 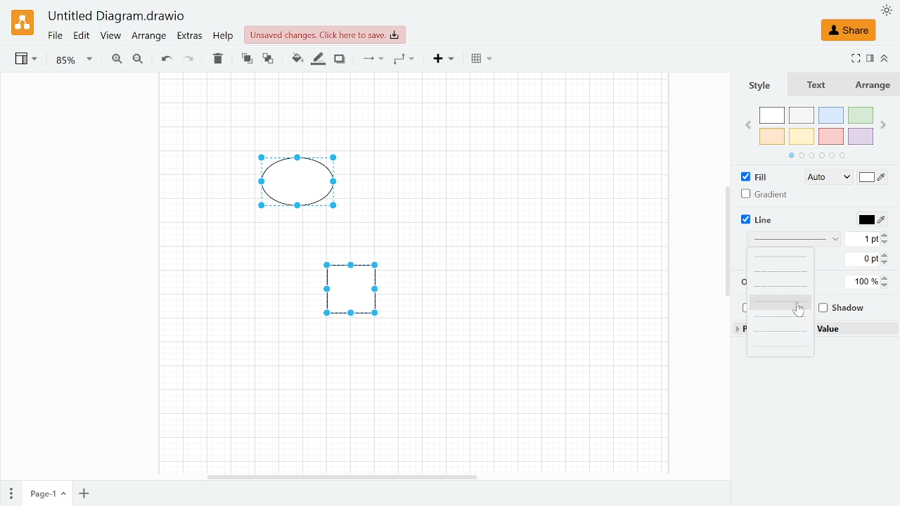 What do you see at coordinates (779, 316) in the screenshot?
I see `Dotted 1` at bounding box center [779, 316].